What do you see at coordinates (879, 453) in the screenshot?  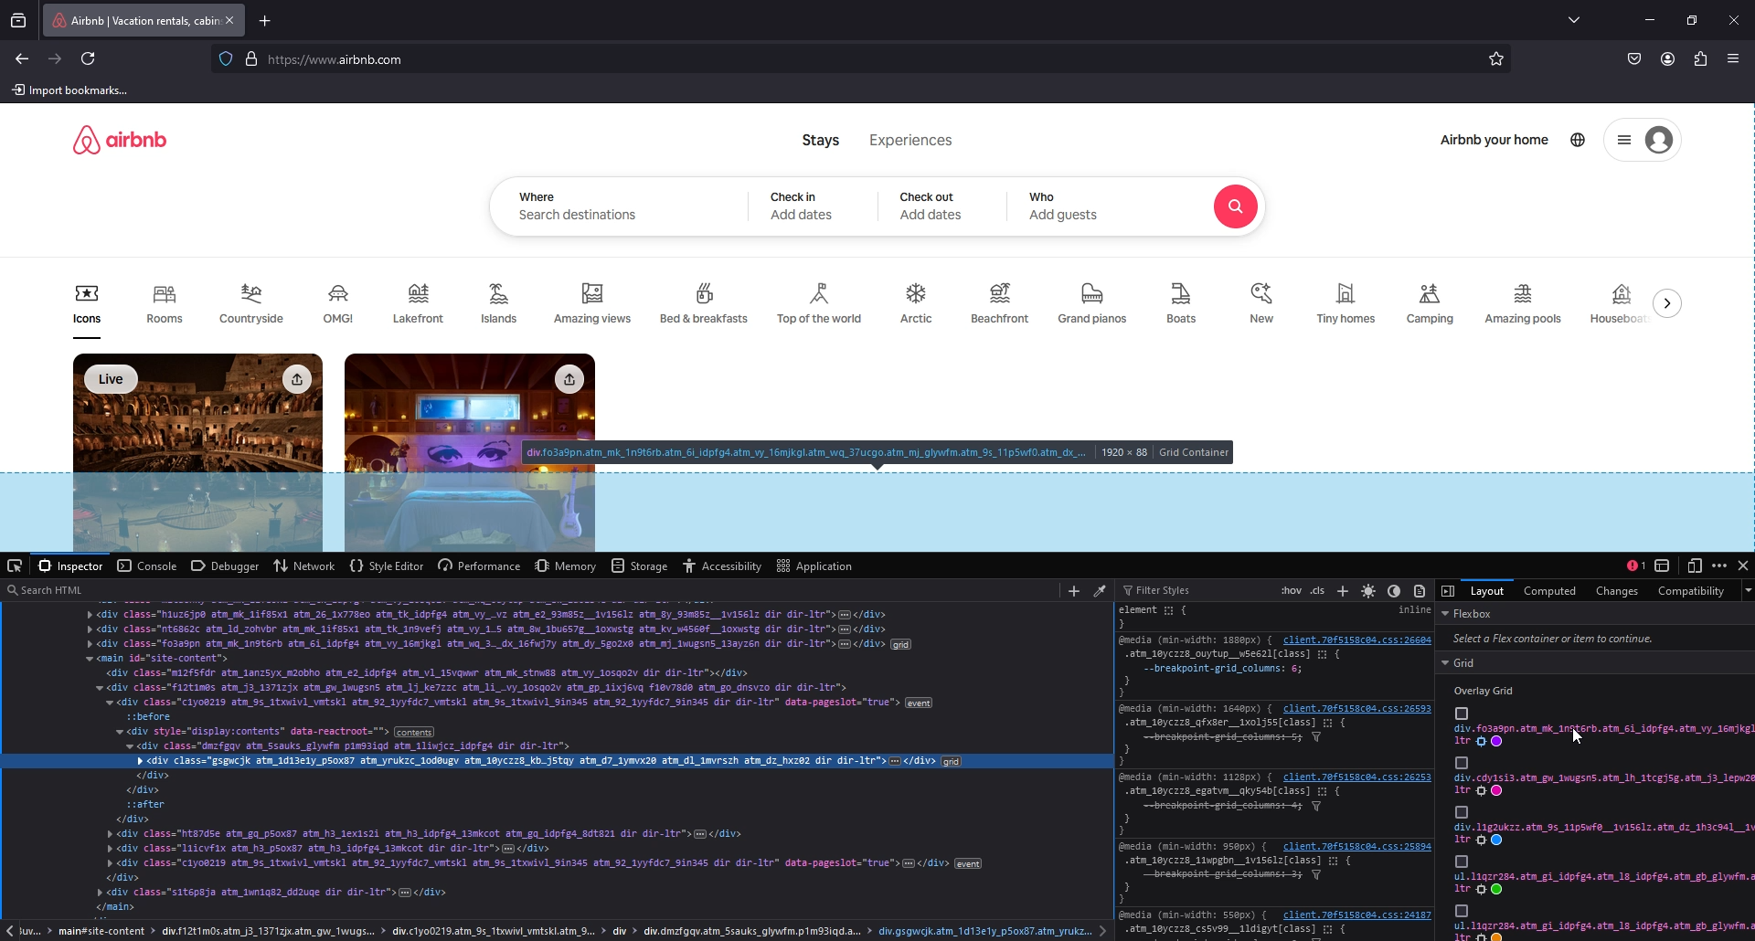 I see `description` at bounding box center [879, 453].